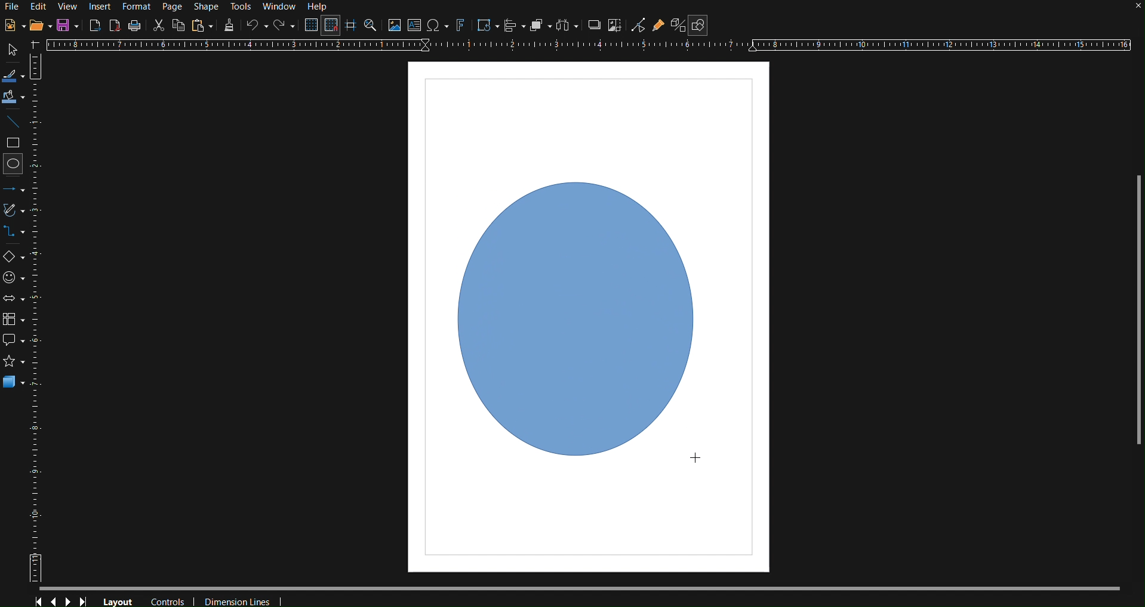 Image resolution: width=1145 pixels, height=607 pixels. What do you see at coordinates (580, 315) in the screenshot?
I see `Circle (dragged)` at bounding box center [580, 315].